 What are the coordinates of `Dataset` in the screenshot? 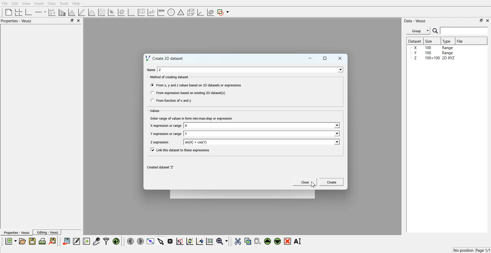 It's located at (415, 41).